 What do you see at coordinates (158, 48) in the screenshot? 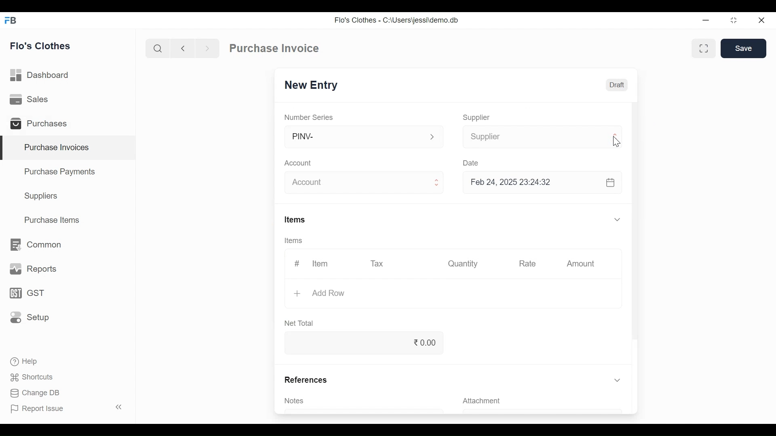
I see `Search` at bounding box center [158, 48].